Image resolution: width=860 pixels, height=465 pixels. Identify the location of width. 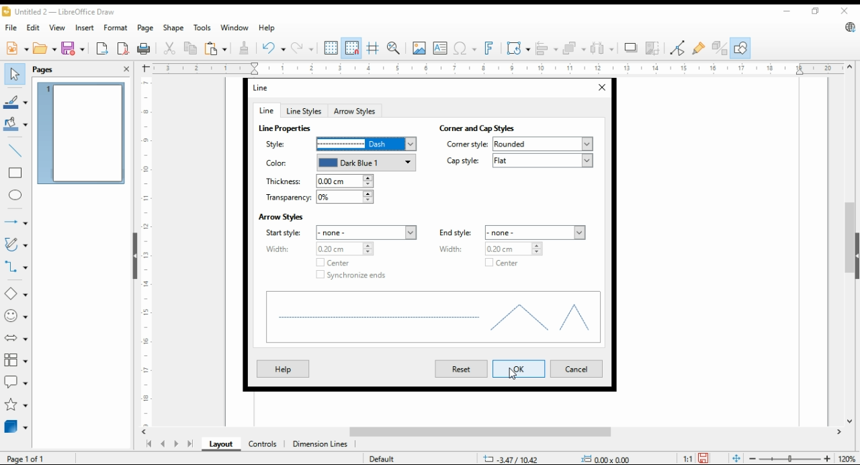
(318, 249).